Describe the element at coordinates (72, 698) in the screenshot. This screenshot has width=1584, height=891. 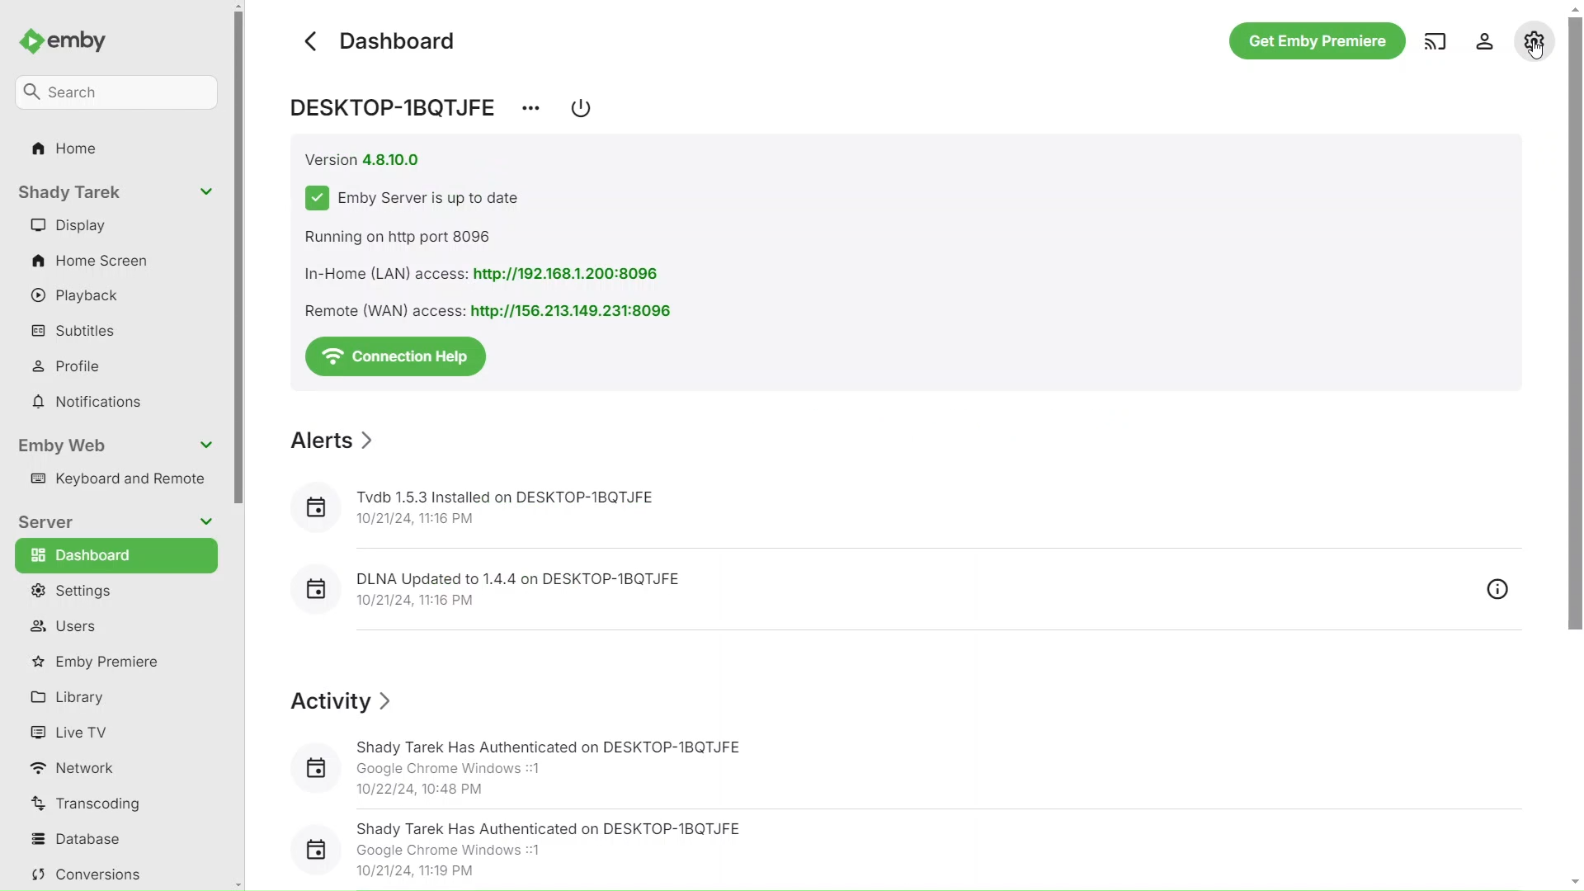
I see `0 Library` at that location.